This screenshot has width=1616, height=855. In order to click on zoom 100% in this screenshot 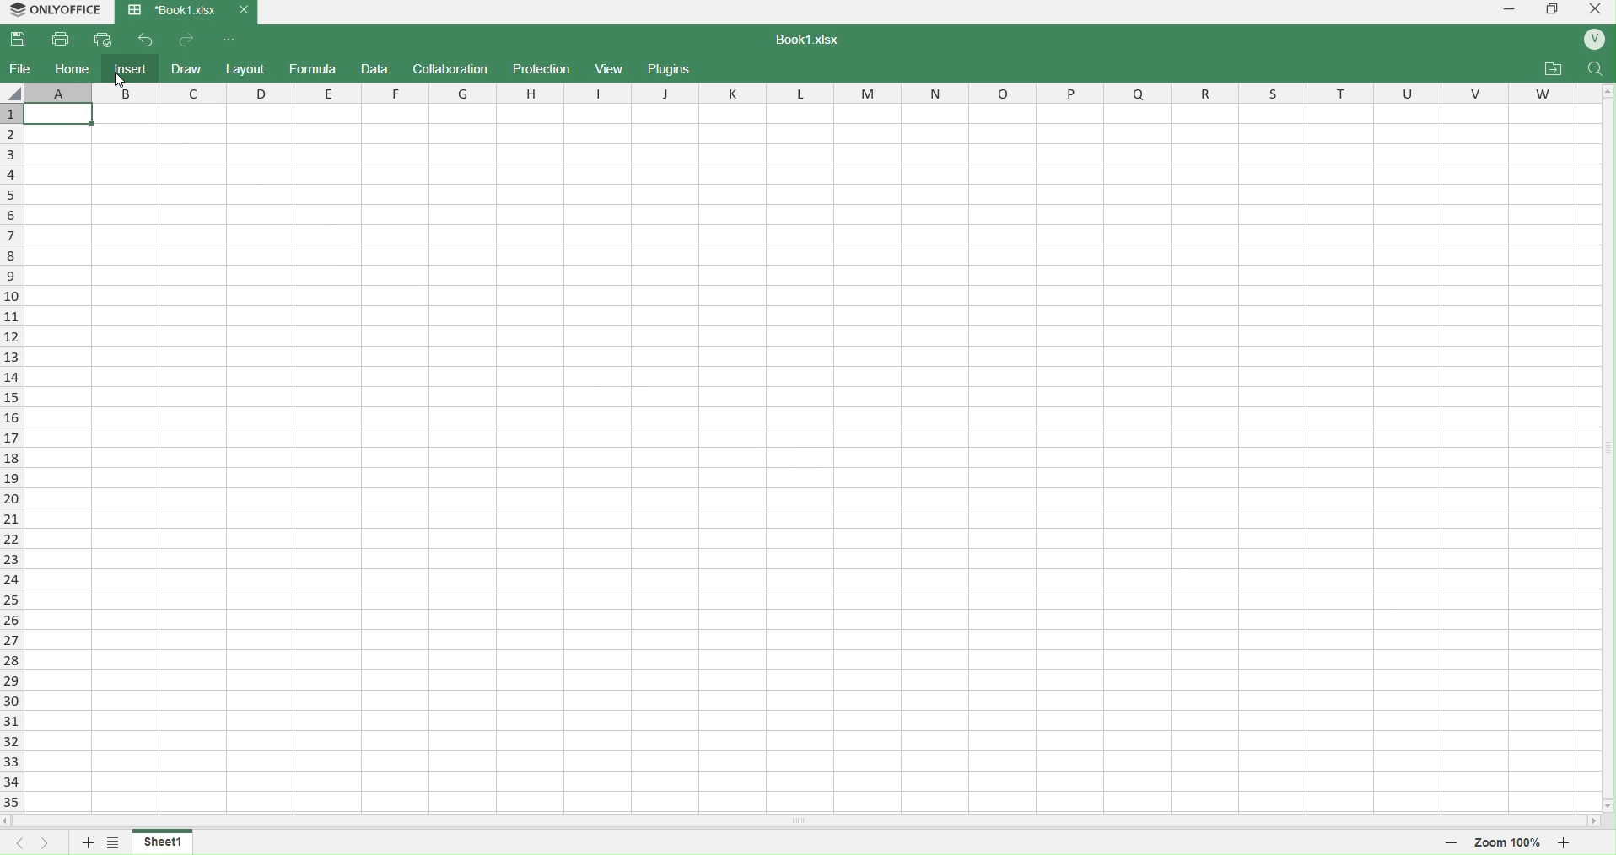, I will do `click(1509, 841)`.